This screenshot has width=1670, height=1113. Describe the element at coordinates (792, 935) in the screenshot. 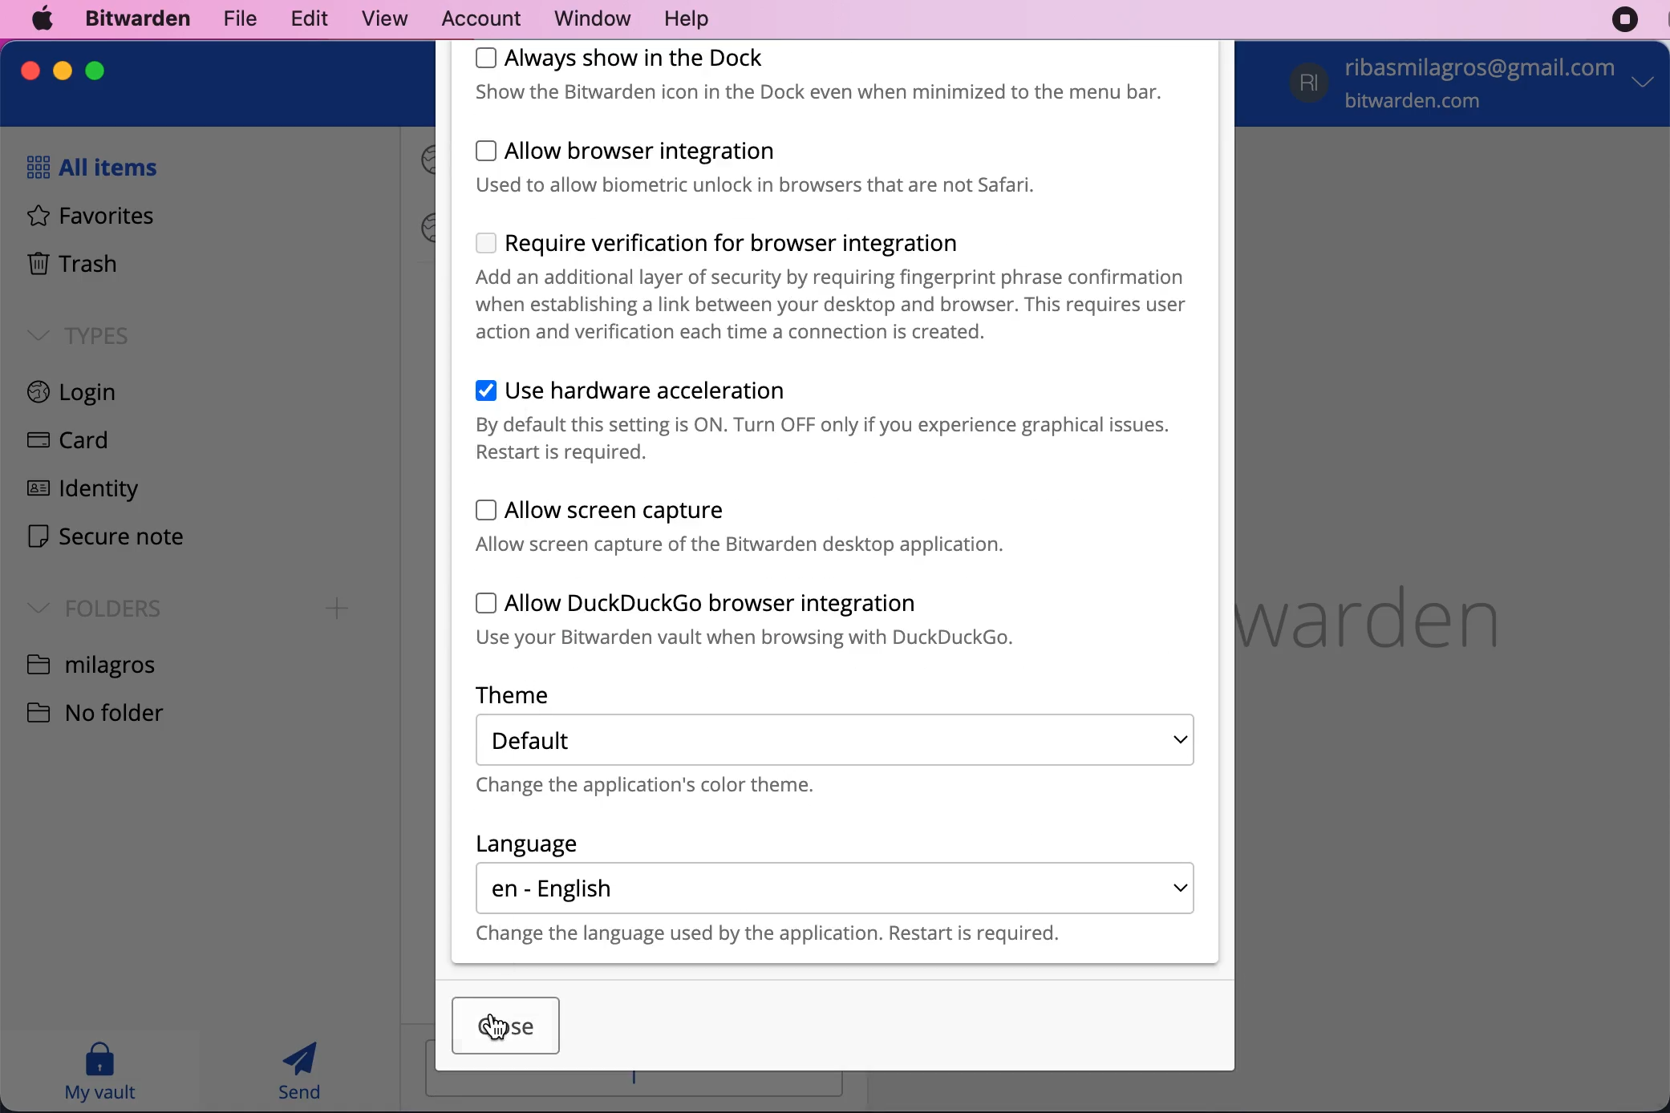

I see `change the language used by the application. restart is requires` at that location.